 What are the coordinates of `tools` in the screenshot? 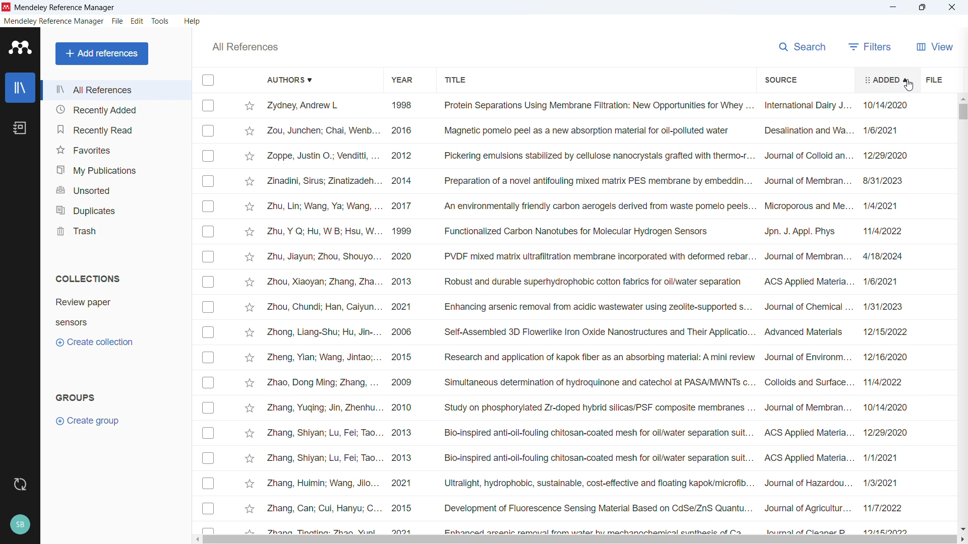 It's located at (161, 21).